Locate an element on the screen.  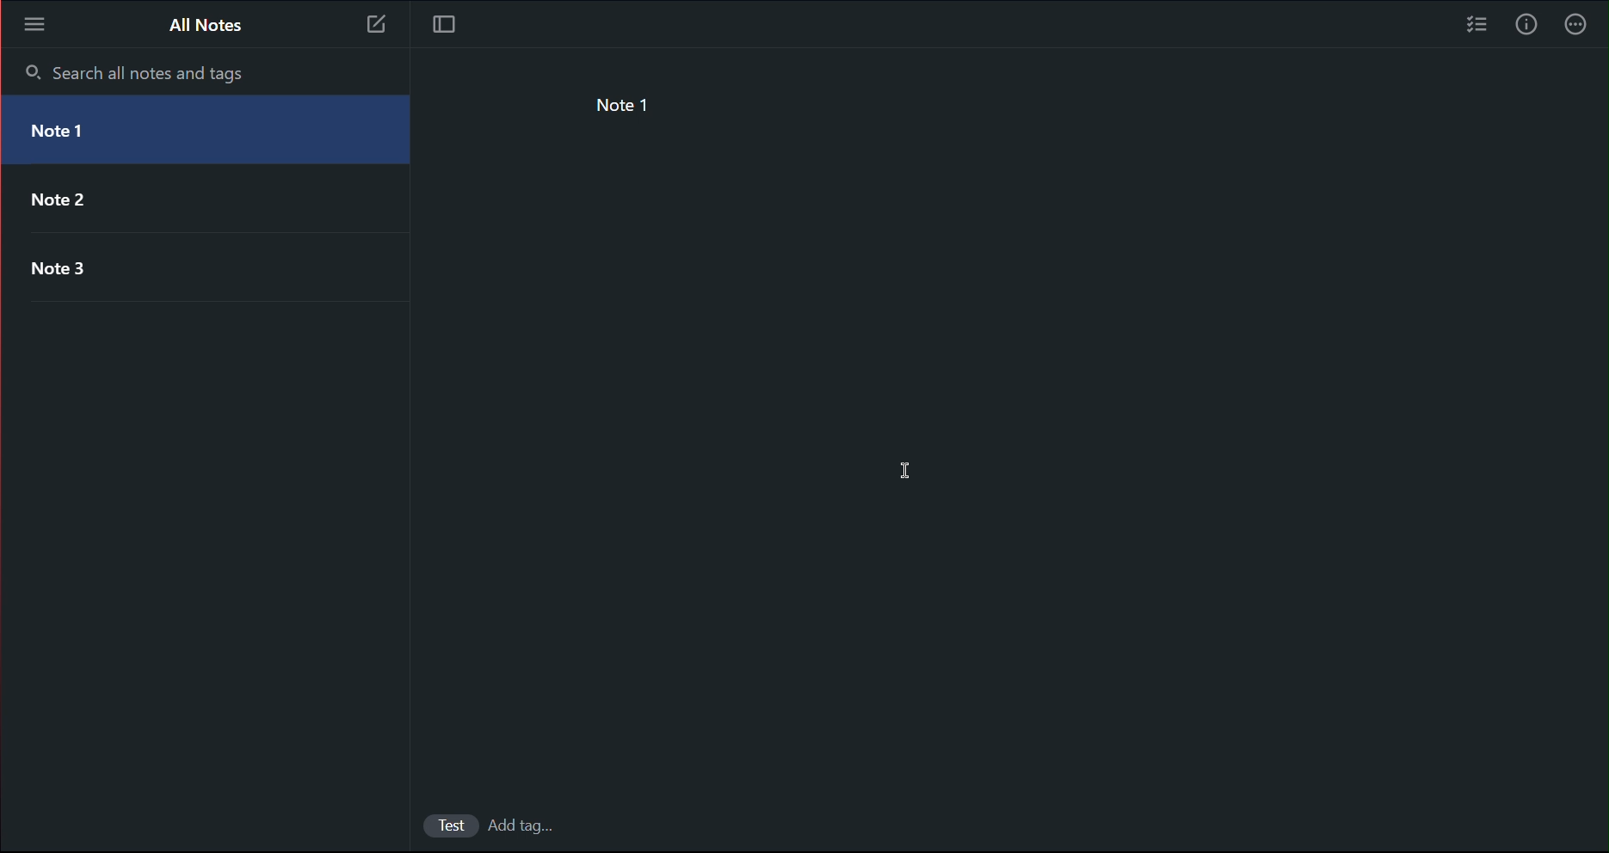
Note 1 is located at coordinates (634, 110).